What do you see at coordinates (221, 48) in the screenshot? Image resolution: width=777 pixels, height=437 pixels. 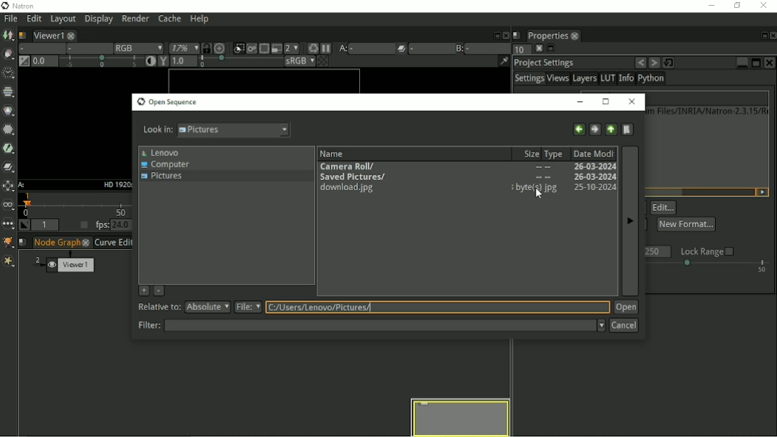 I see `Scale image` at bounding box center [221, 48].